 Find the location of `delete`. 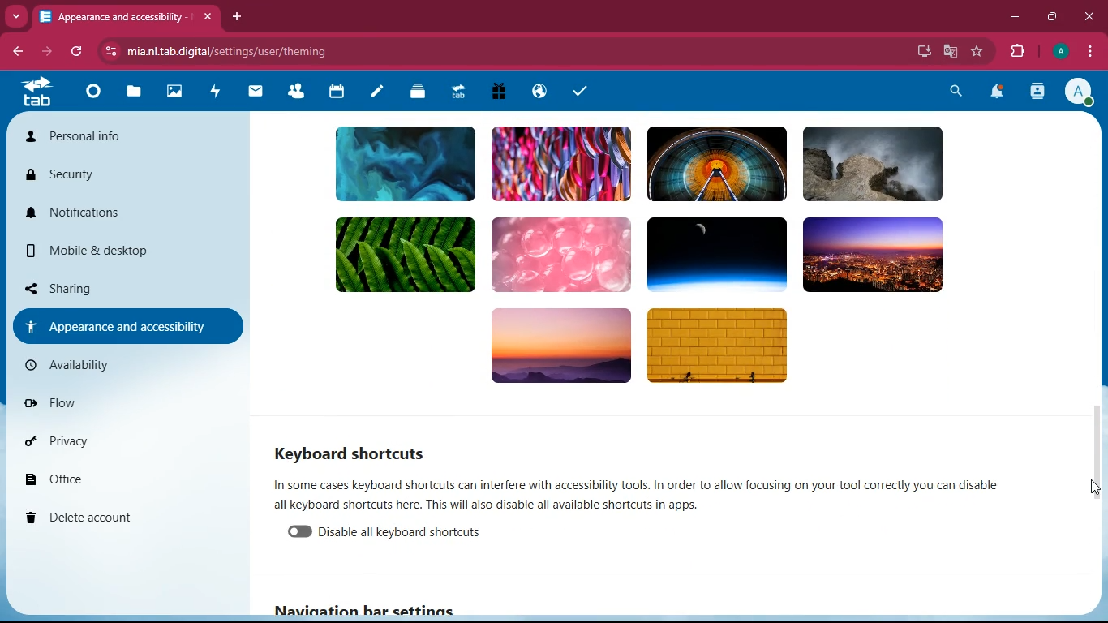

delete is located at coordinates (131, 520).